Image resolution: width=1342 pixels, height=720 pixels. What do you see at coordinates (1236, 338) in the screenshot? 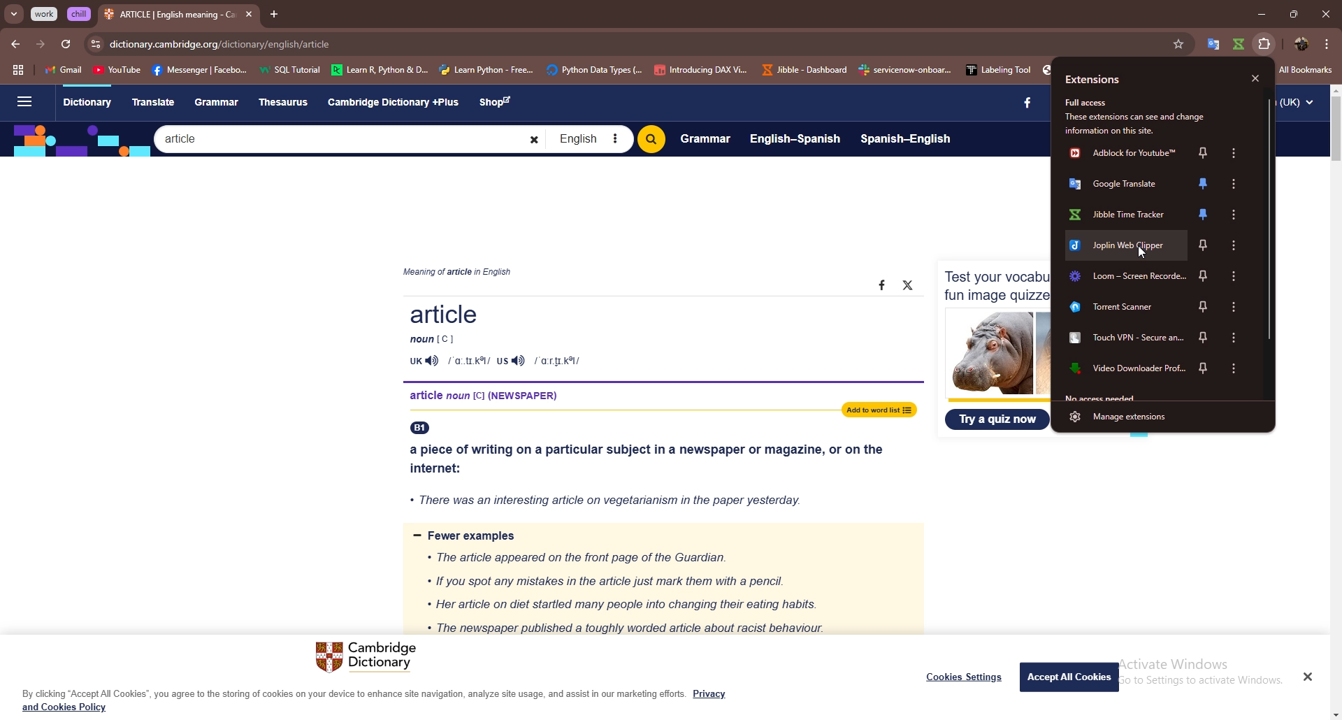
I see `option` at bounding box center [1236, 338].